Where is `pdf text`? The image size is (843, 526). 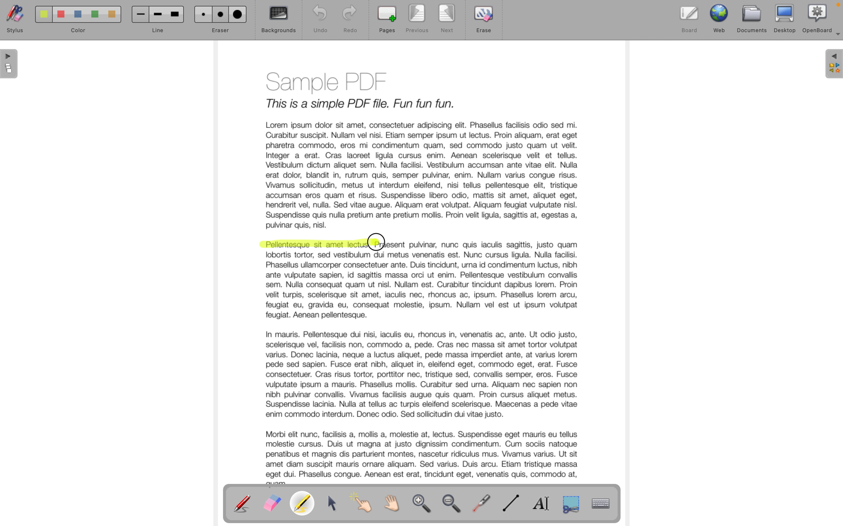
pdf text is located at coordinates (493, 244).